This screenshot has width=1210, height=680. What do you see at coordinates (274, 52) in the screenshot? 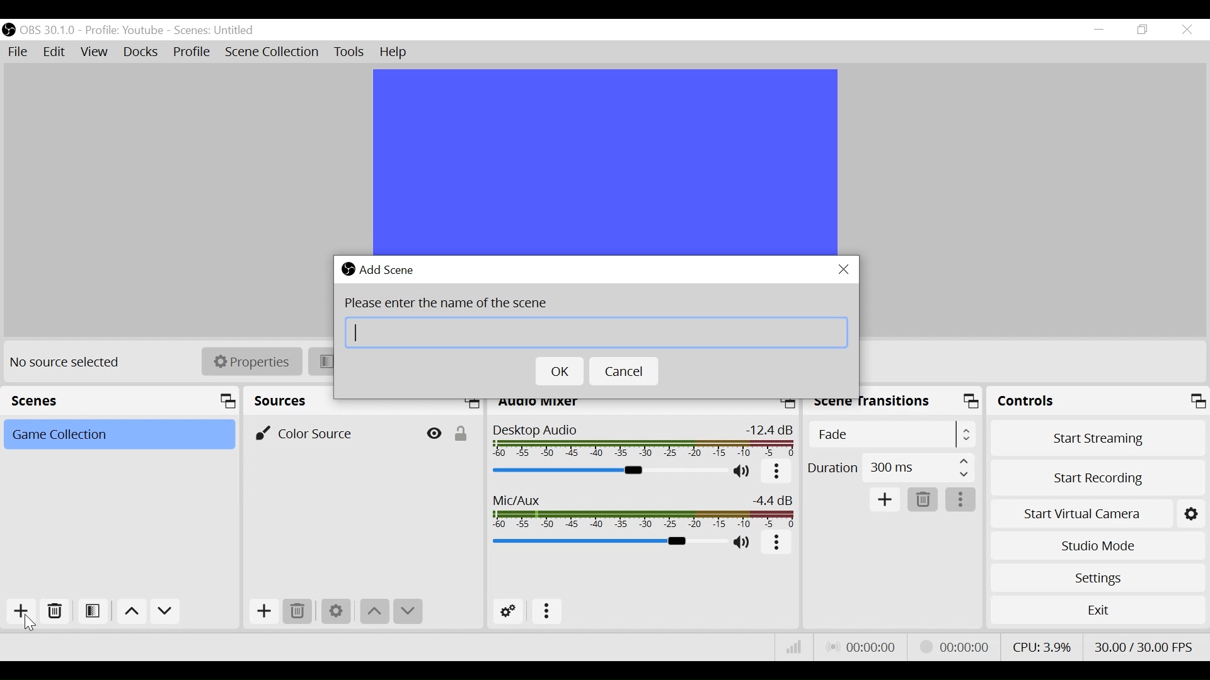
I see `Scene Collection` at bounding box center [274, 52].